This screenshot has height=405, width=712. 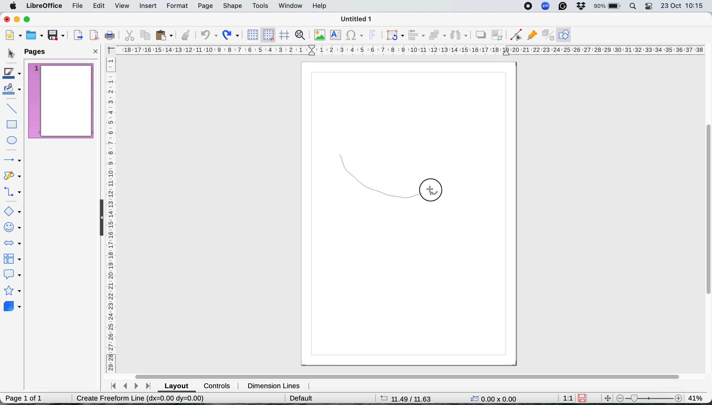 What do you see at coordinates (176, 387) in the screenshot?
I see `layout` at bounding box center [176, 387].